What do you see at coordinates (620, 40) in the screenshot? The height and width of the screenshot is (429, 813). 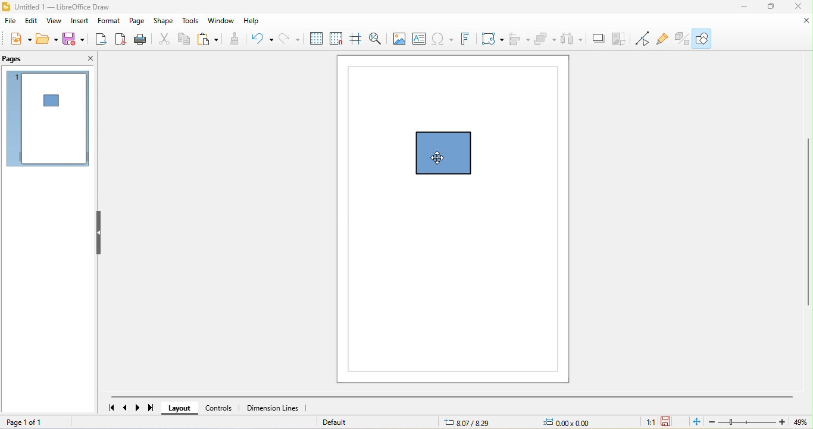 I see `crop image` at bounding box center [620, 40].